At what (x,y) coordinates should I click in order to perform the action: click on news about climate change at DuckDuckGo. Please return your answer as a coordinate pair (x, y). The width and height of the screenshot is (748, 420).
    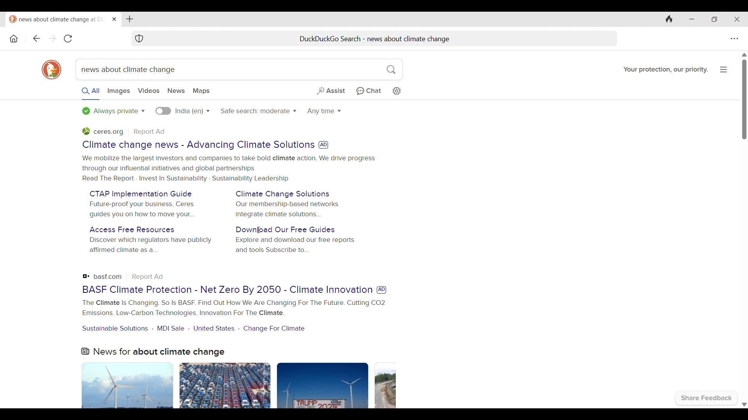
    Looking at the image, I should click on (56, 19).